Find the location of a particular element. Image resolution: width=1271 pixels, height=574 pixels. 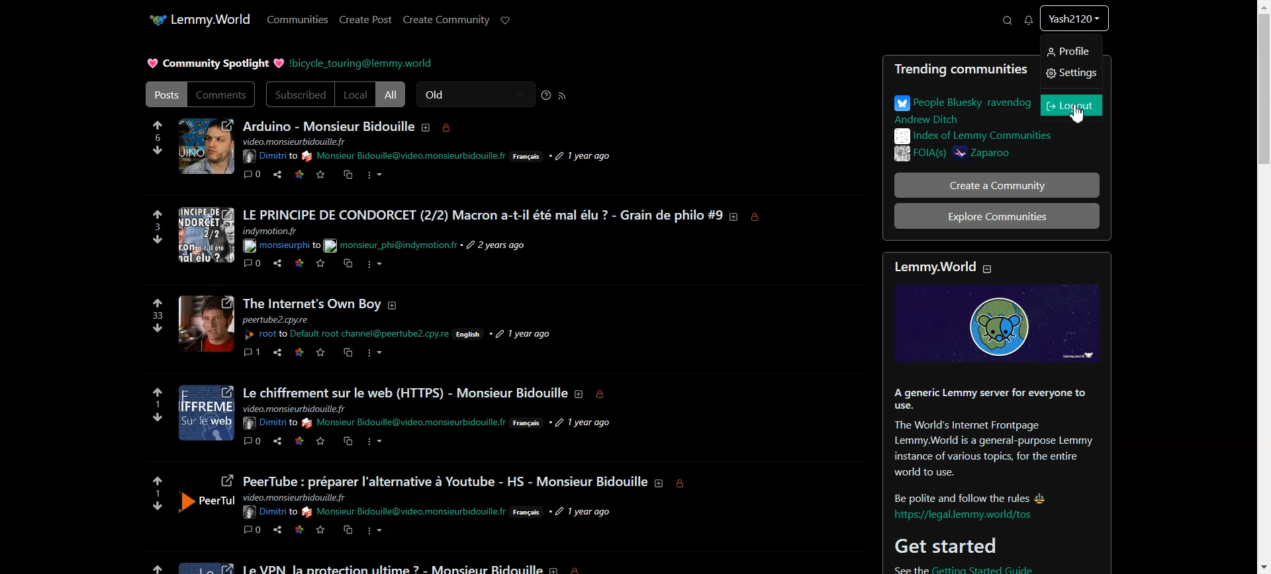

copy is located at coordinates (348, 354).